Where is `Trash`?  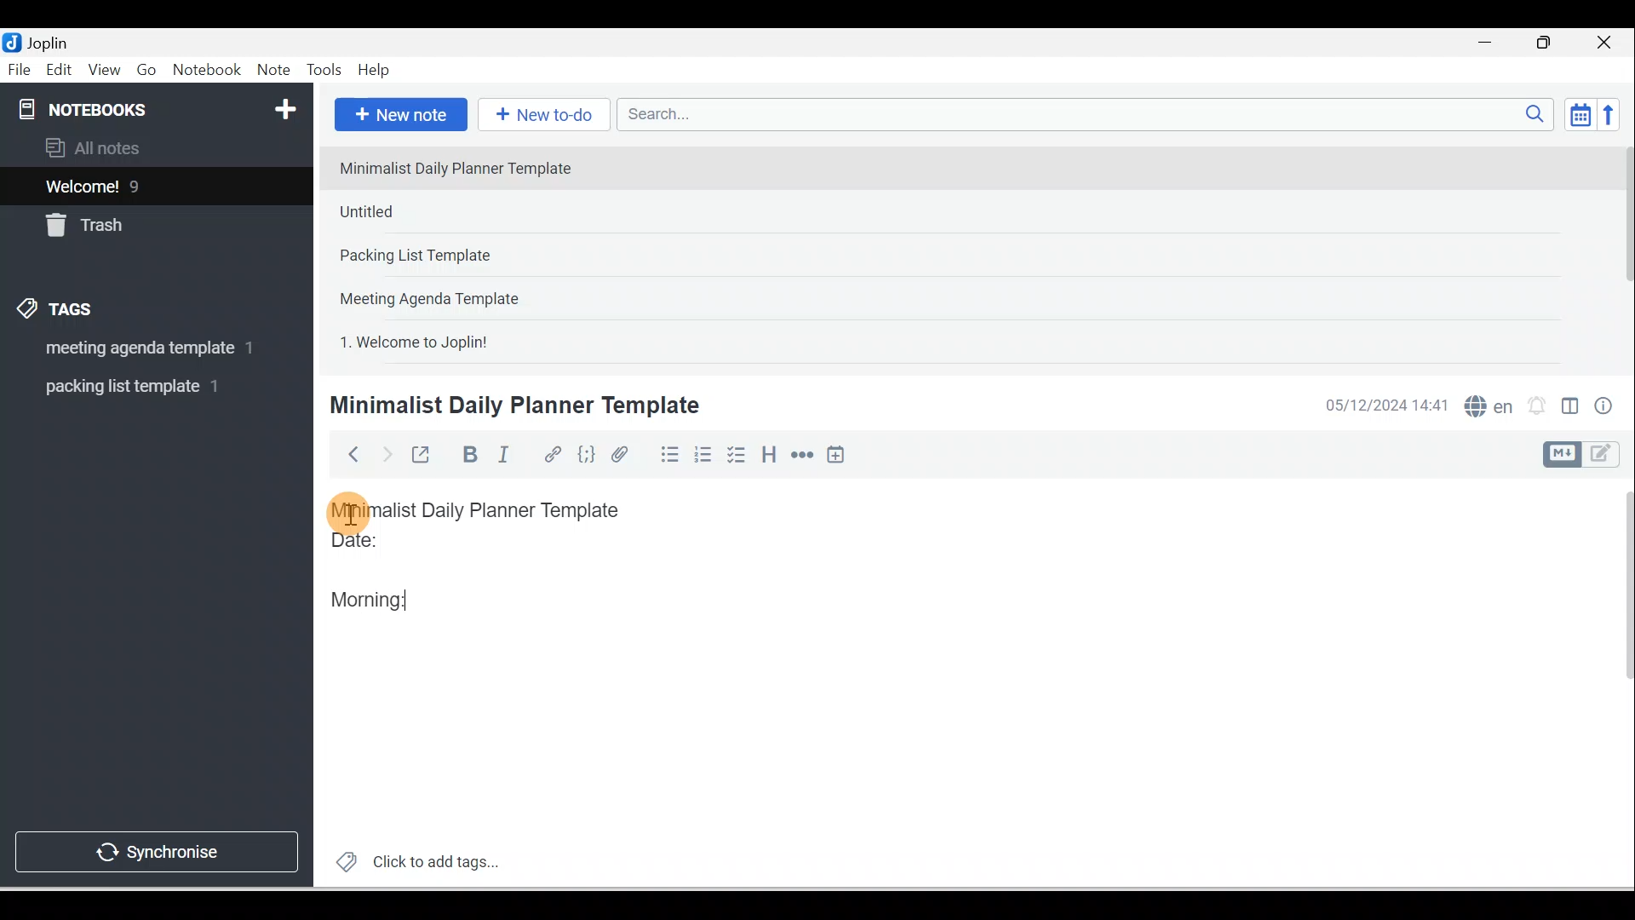
Trash is located at coordinates (125, 221).